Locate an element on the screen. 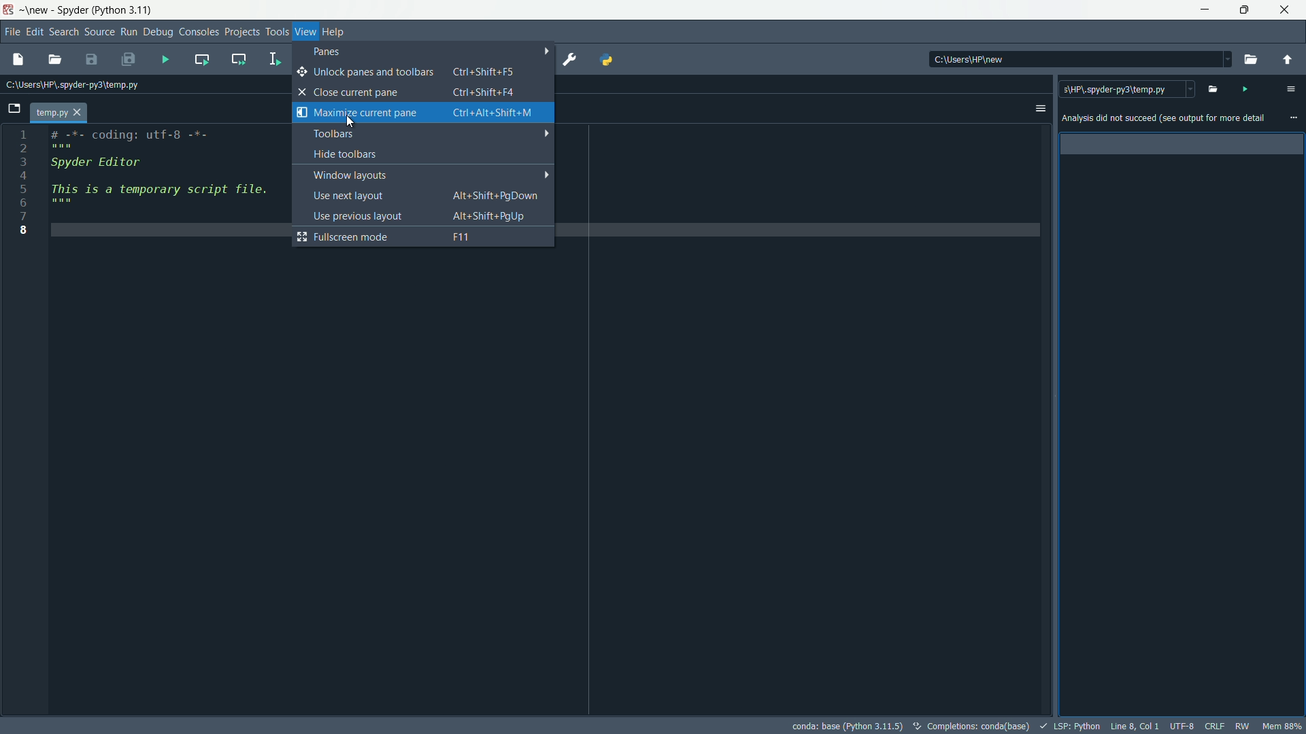  unlock panes and toolbars is located at coordinates (424, 73).